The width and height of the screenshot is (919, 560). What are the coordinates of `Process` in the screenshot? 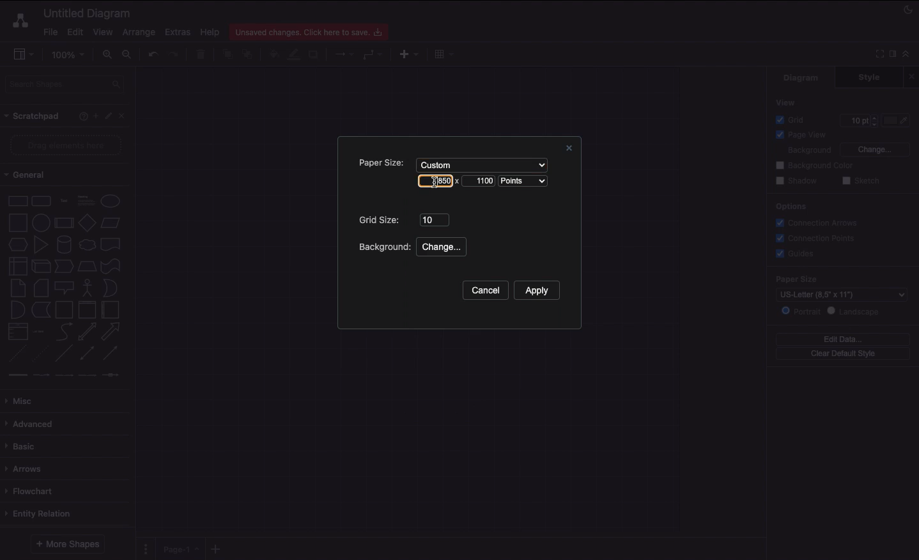 It's located at (63, 224).